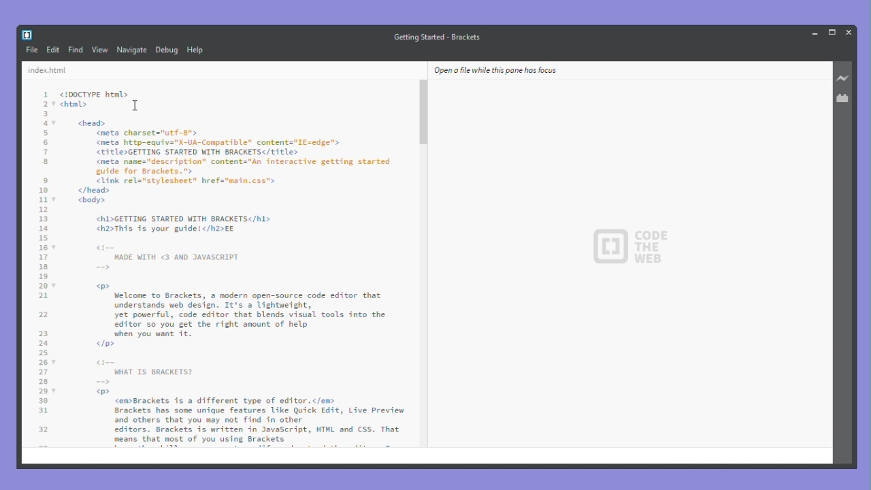 The image size is (871, 490). I want to click on code fold, so click(55, 200).